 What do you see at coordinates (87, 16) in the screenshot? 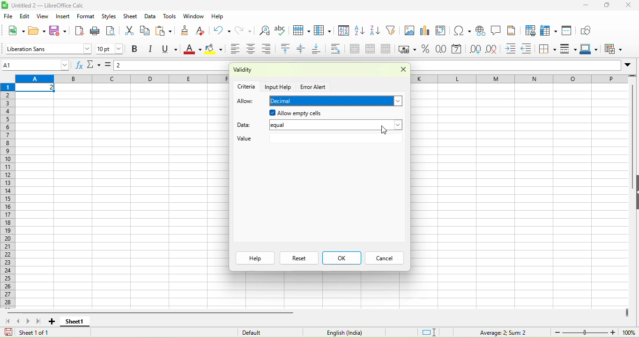
I see `format` at bounding box center [87, 16].